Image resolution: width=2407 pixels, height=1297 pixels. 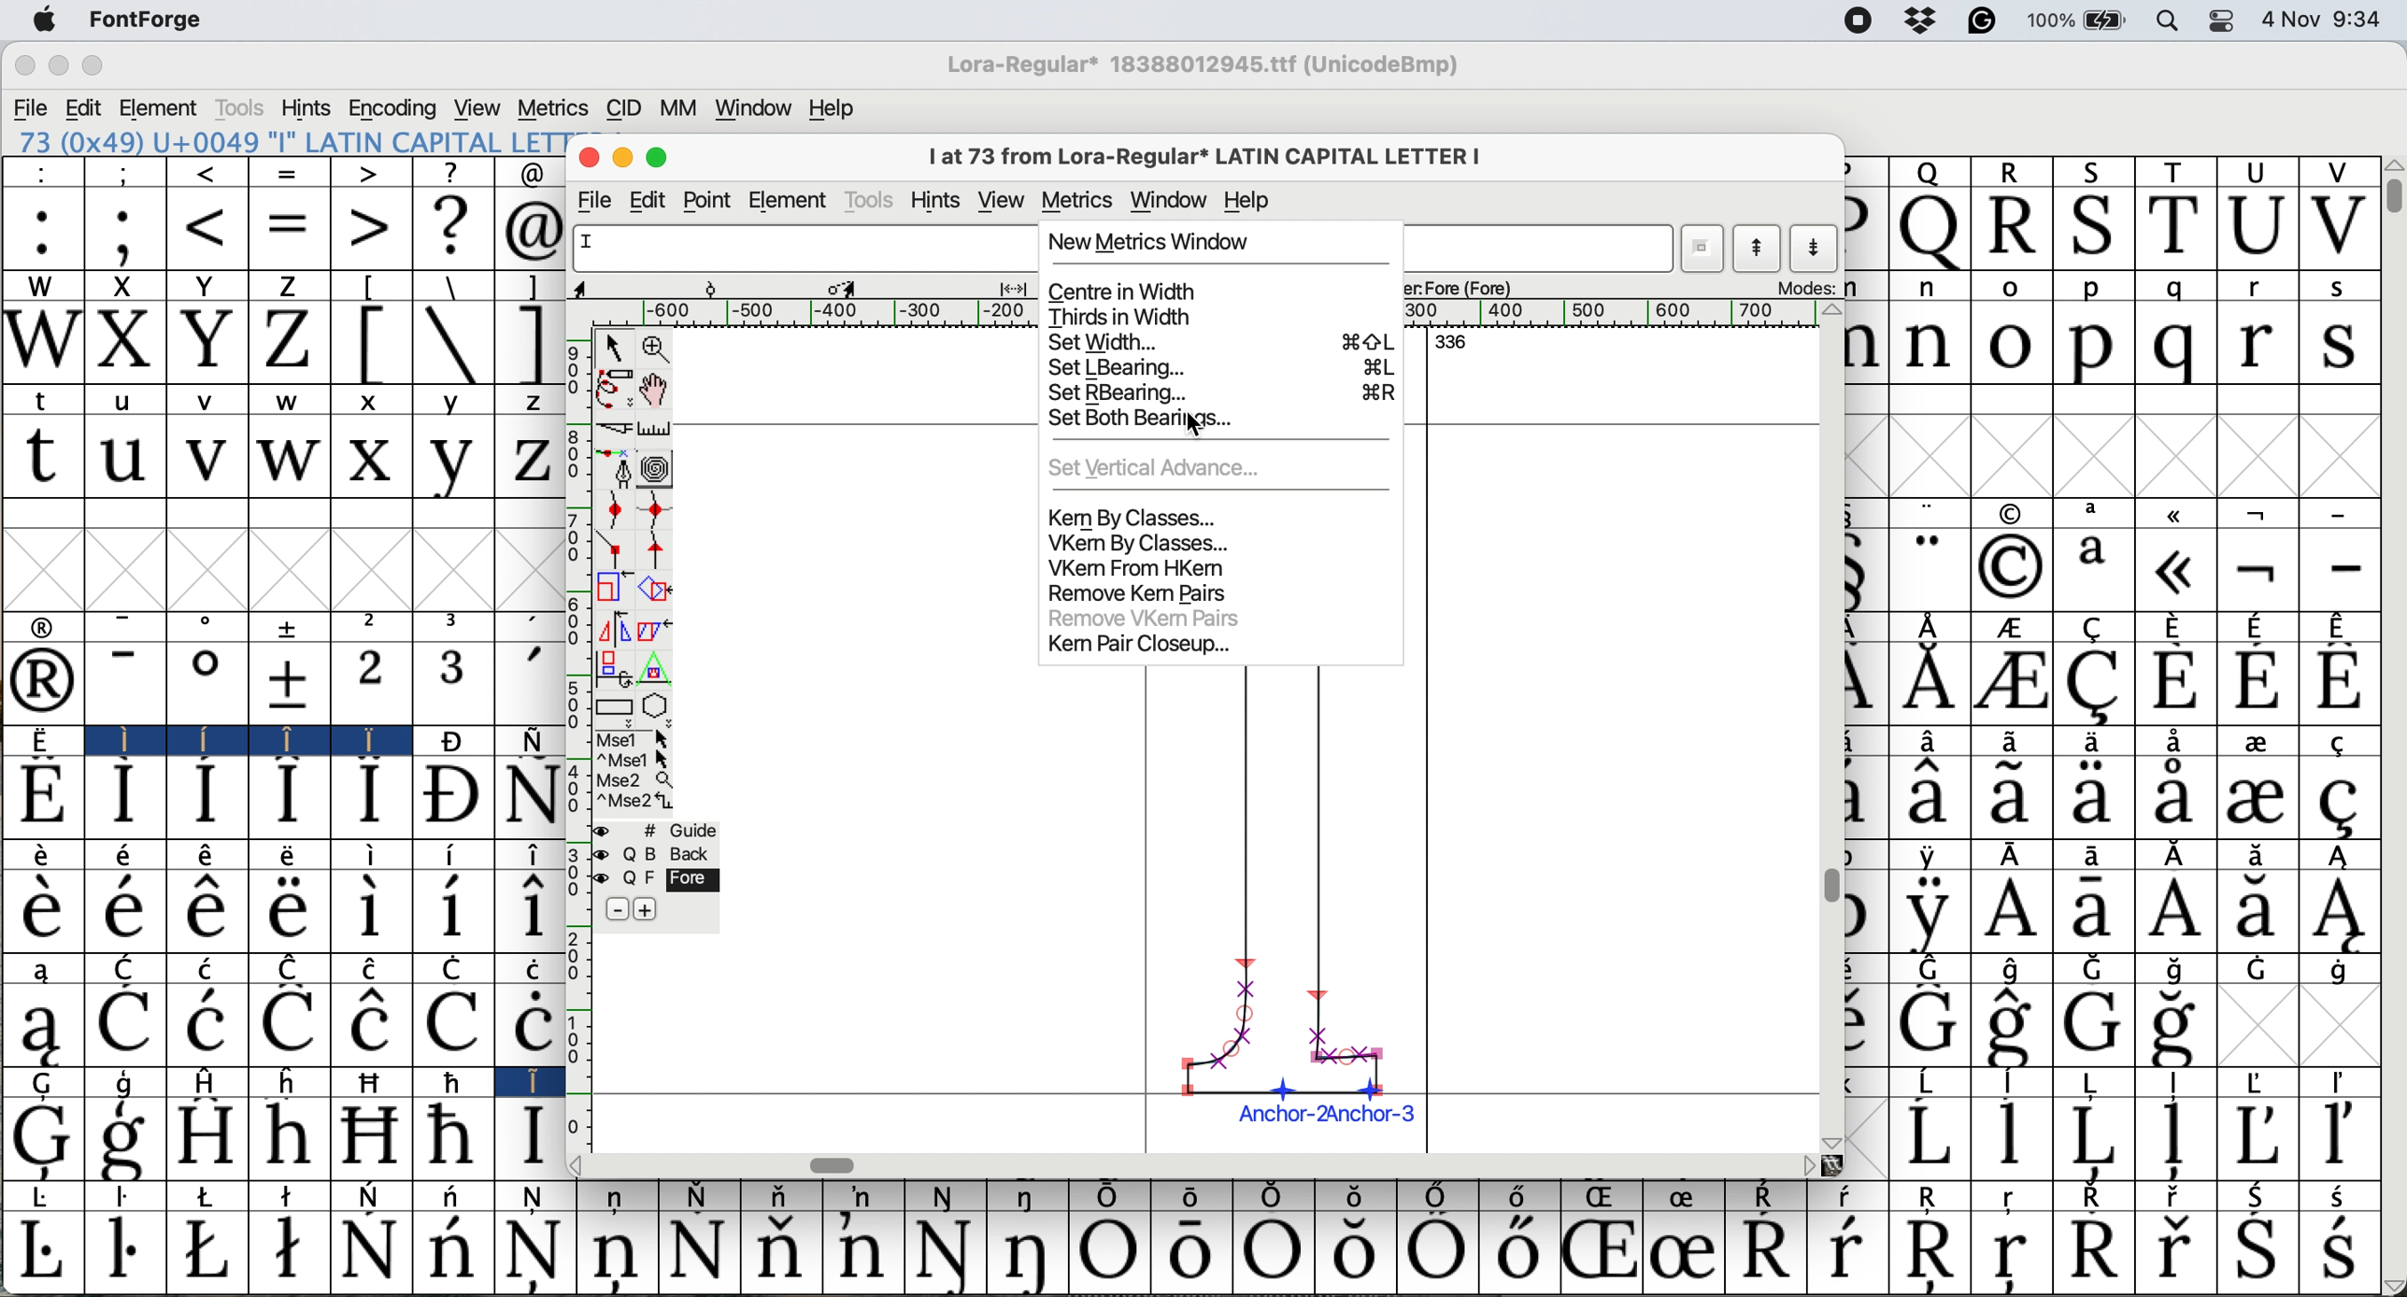 I want to click on Symbol, so click(x=778, y=1197).